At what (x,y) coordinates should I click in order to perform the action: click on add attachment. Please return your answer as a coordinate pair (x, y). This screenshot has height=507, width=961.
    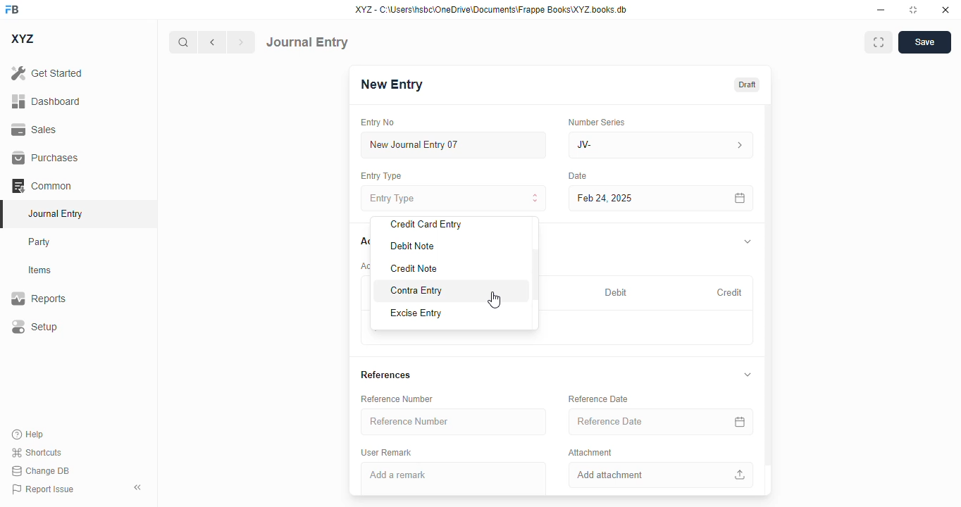
    Looking at the image, I should click on (660, 475).